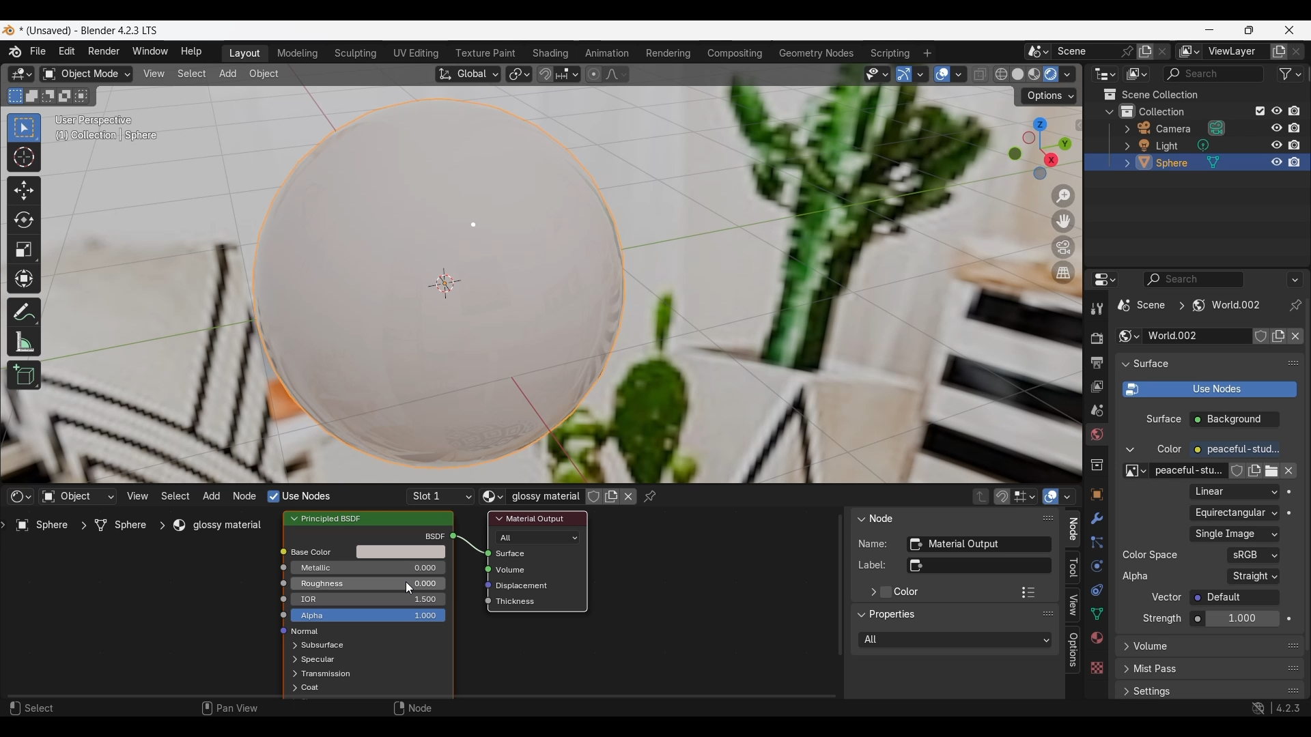 The image size is (1311, 737). What do you see at coordinates (1137, 74) in the screenshot?
I see `Display mode` at bounding box center [1137, 74].